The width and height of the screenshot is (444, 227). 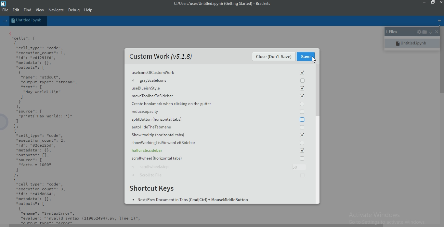 I want to click on scroll bar, so click(x=197, y=225).